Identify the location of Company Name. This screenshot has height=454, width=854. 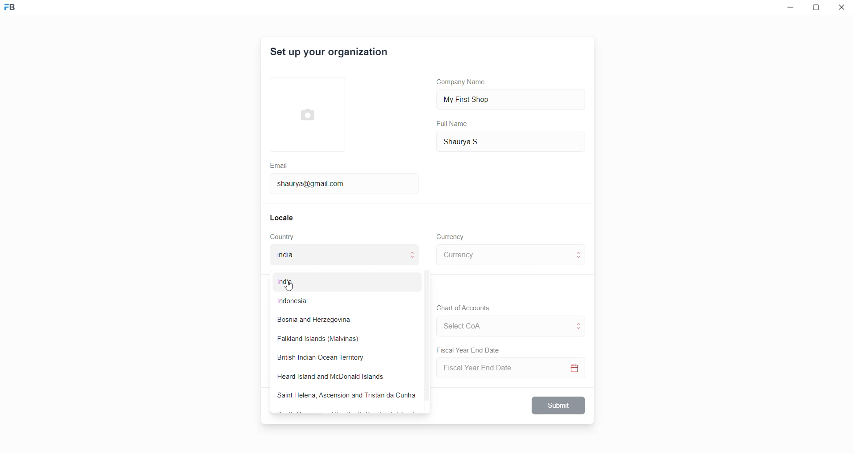
(464, 83).